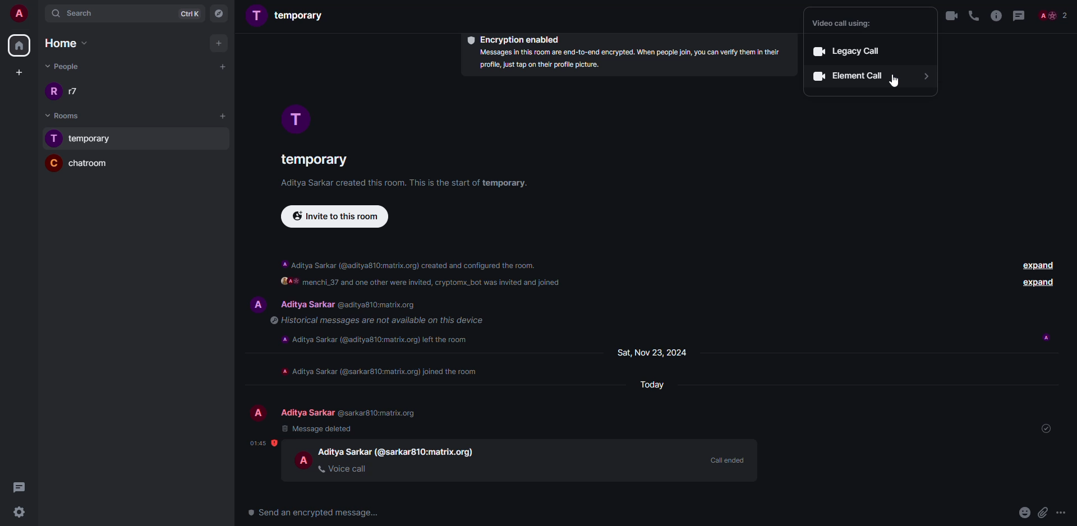  Describe the element at coordinates (952, 15) in the screenshot. I see `click video call` at that location.